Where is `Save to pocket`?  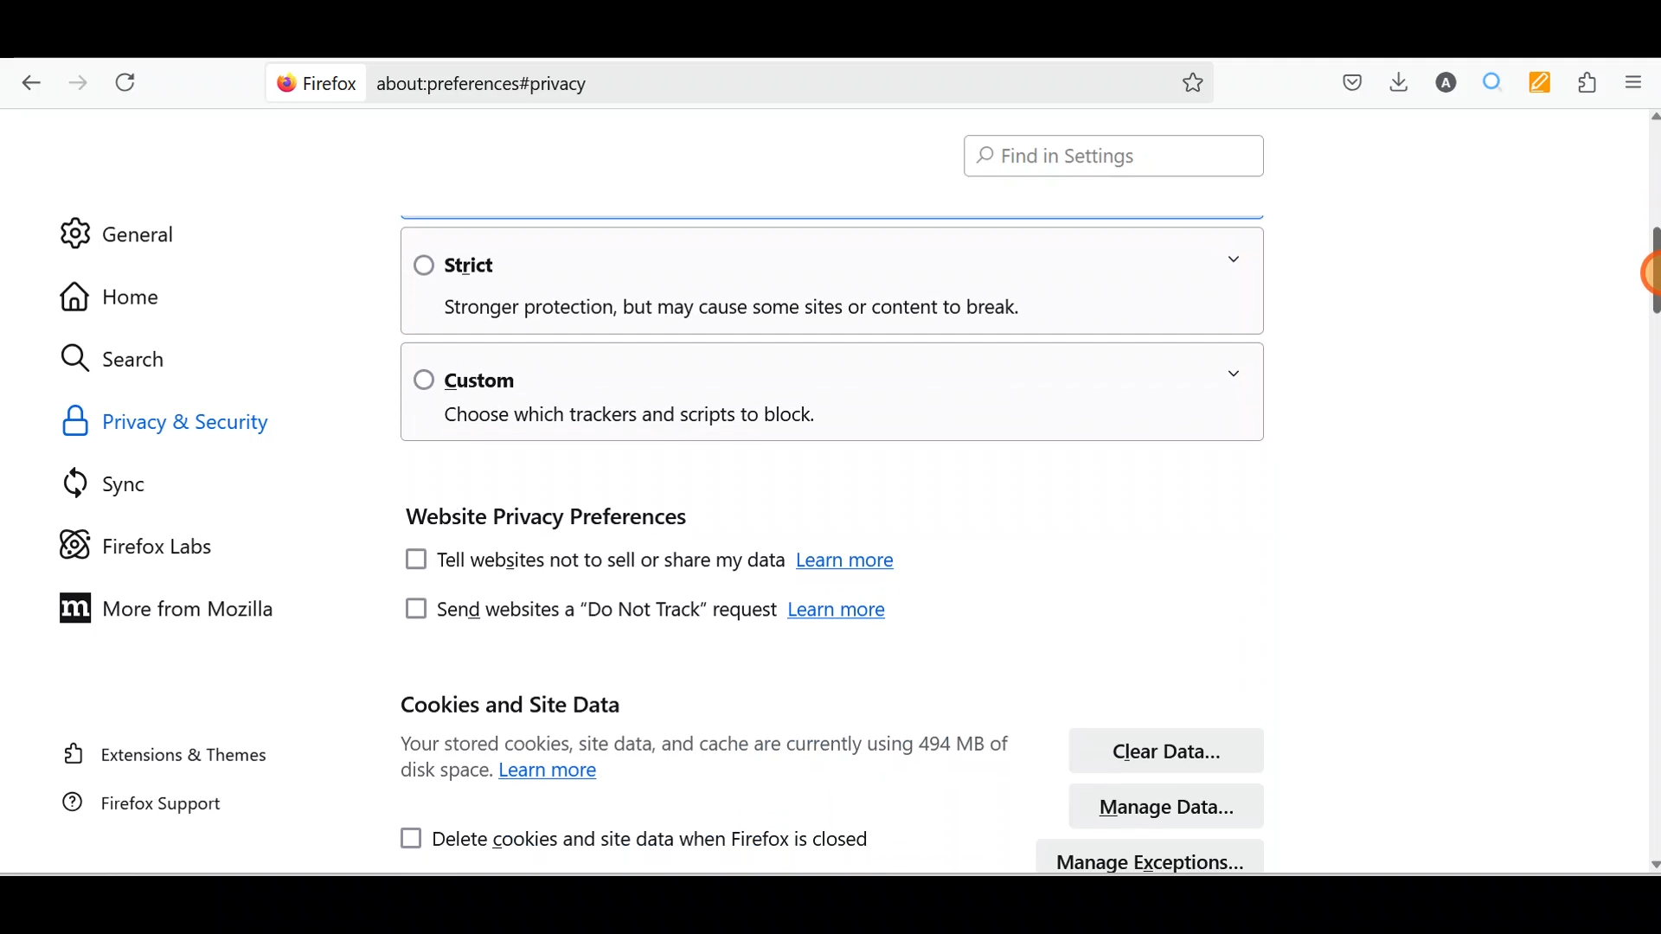 Save to pocket is located at coordinates (1356, 80).